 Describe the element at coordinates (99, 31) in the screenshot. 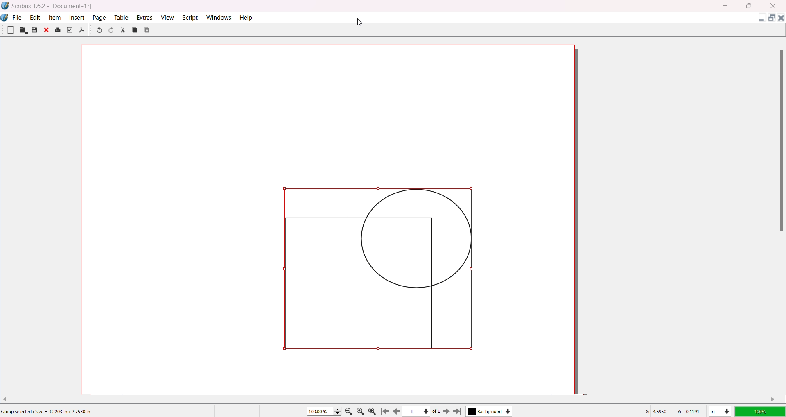

I see `Undo` at that location.